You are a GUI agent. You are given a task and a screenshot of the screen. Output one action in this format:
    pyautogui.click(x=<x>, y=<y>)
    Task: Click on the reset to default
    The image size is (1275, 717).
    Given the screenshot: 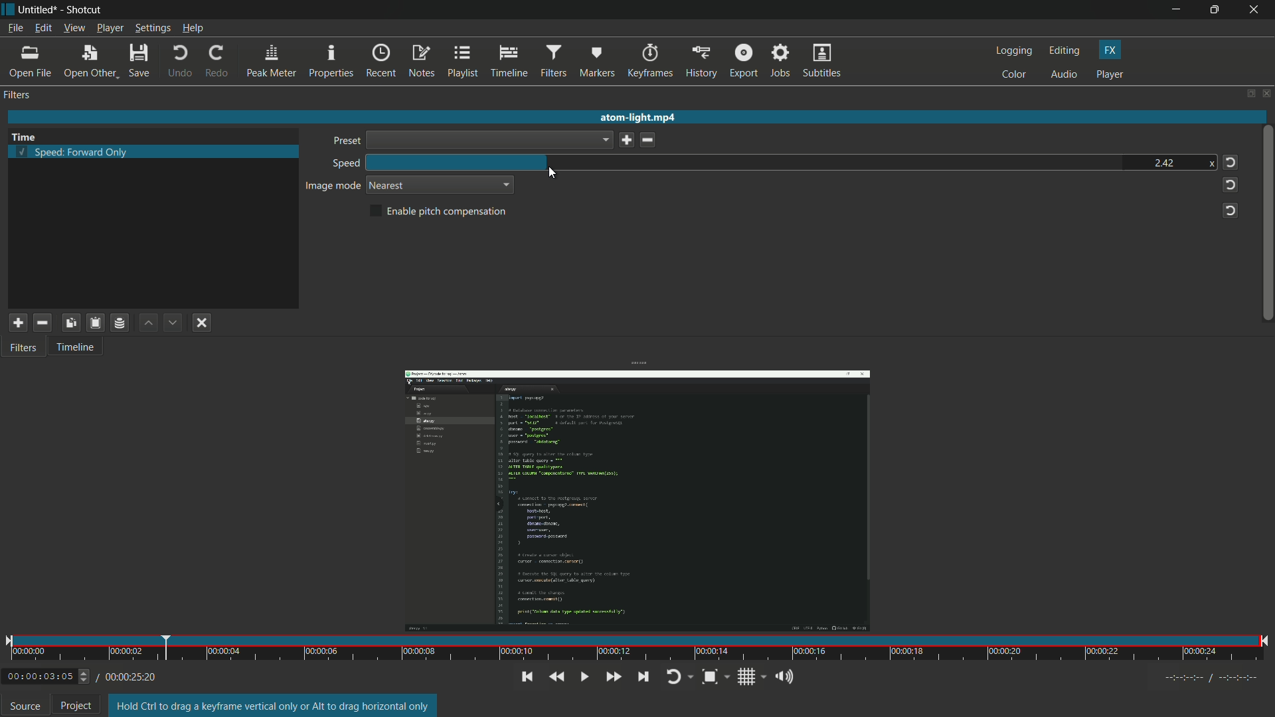 What is the action you would take?
    pyautogui.click(x=1229, y=162)
    